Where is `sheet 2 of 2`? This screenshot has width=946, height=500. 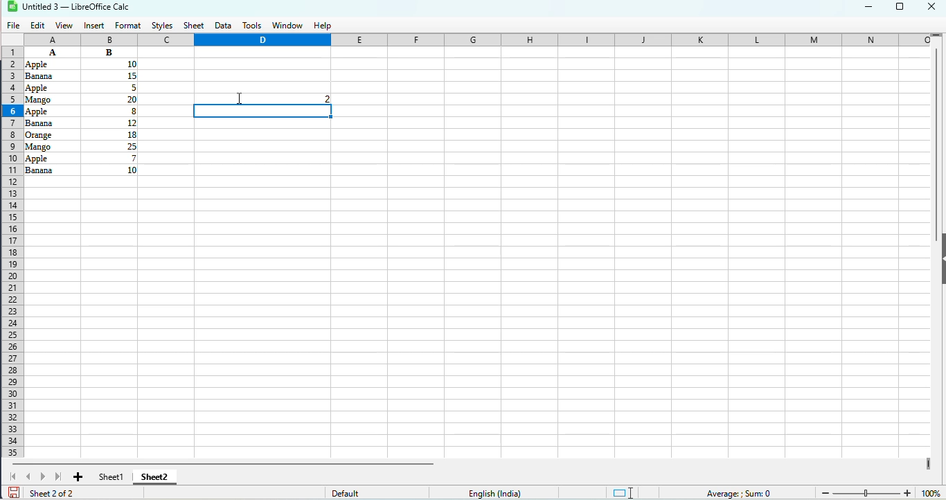
sheet 2 of 2 is located at coordinates (51, 493).